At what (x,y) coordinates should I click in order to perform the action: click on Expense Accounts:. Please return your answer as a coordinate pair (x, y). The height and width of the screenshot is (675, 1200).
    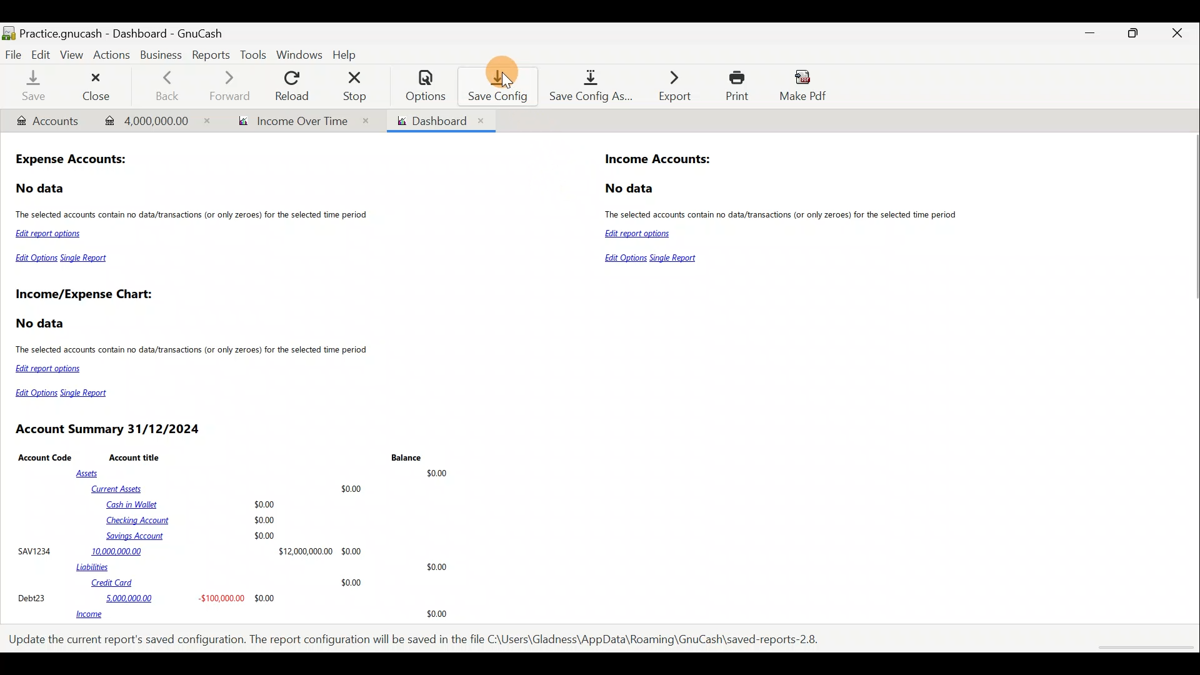
    Looking at the image, I should click on (72, 161).